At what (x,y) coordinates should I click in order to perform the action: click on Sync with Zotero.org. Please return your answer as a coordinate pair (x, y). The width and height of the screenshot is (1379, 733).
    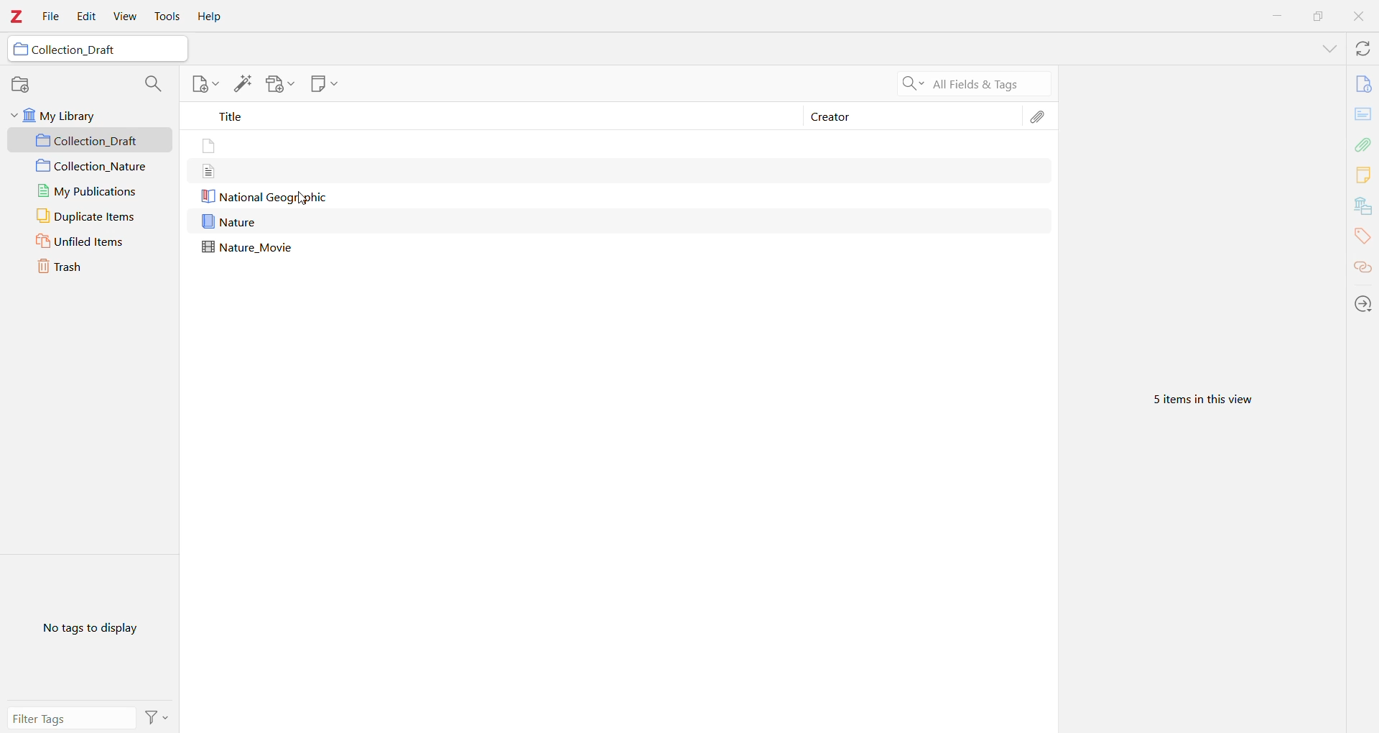
    Looking at the image, I should click on (1361, 49).